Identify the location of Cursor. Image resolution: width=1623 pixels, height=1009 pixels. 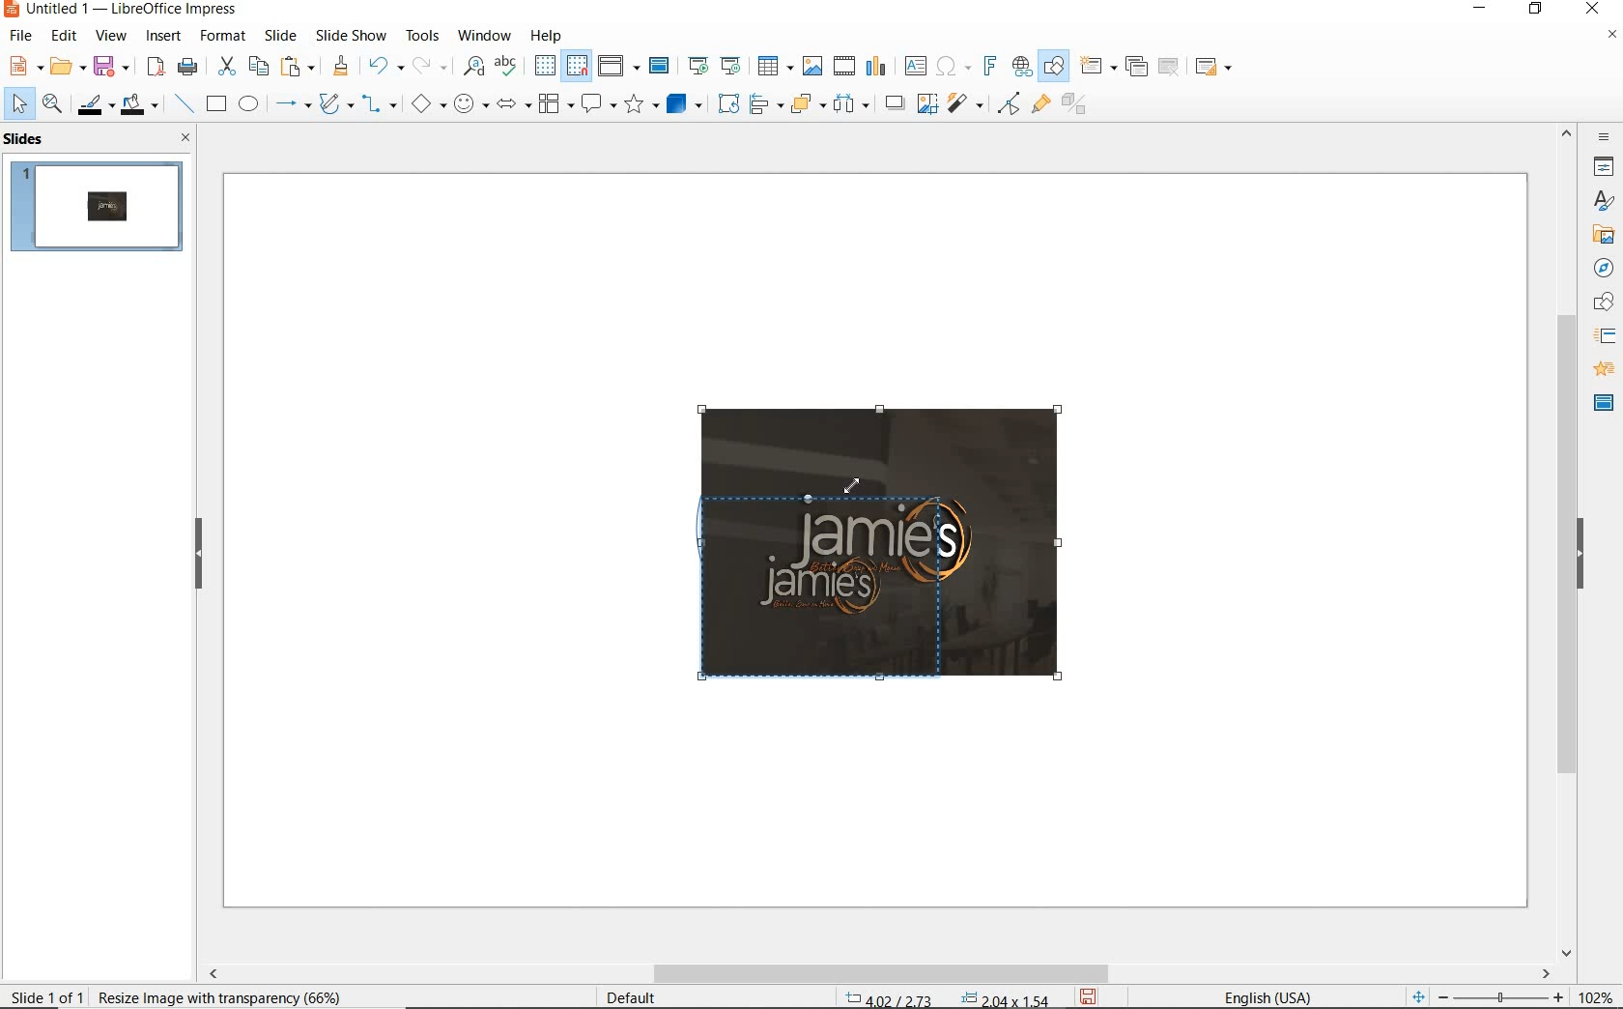
(857, 489).